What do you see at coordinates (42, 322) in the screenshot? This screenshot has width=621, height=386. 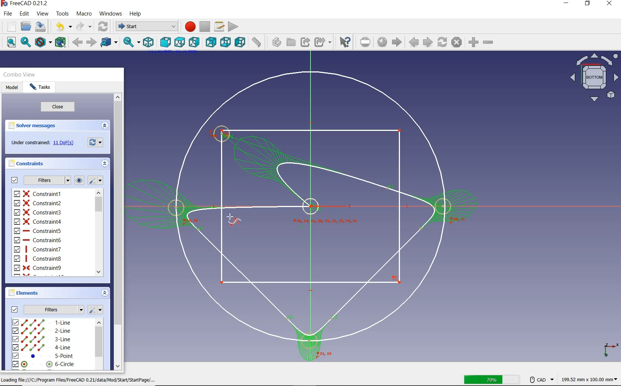 I see `1-line` at bounding box center [42, 322].